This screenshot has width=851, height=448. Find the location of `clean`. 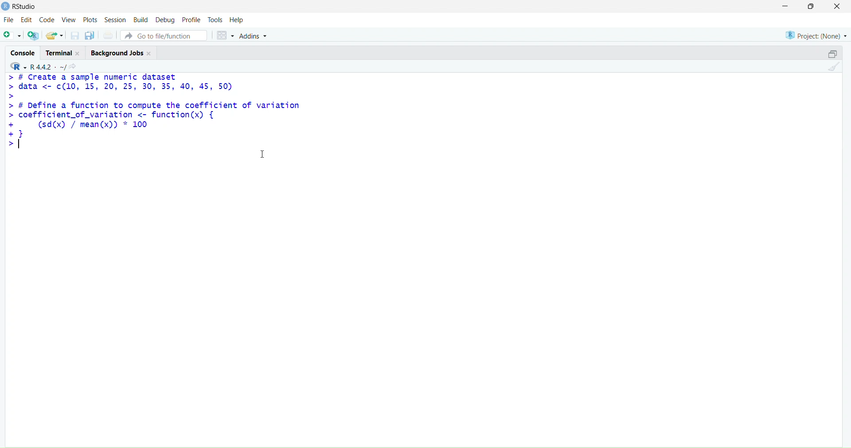

clean is located at coordinates (835, 66).